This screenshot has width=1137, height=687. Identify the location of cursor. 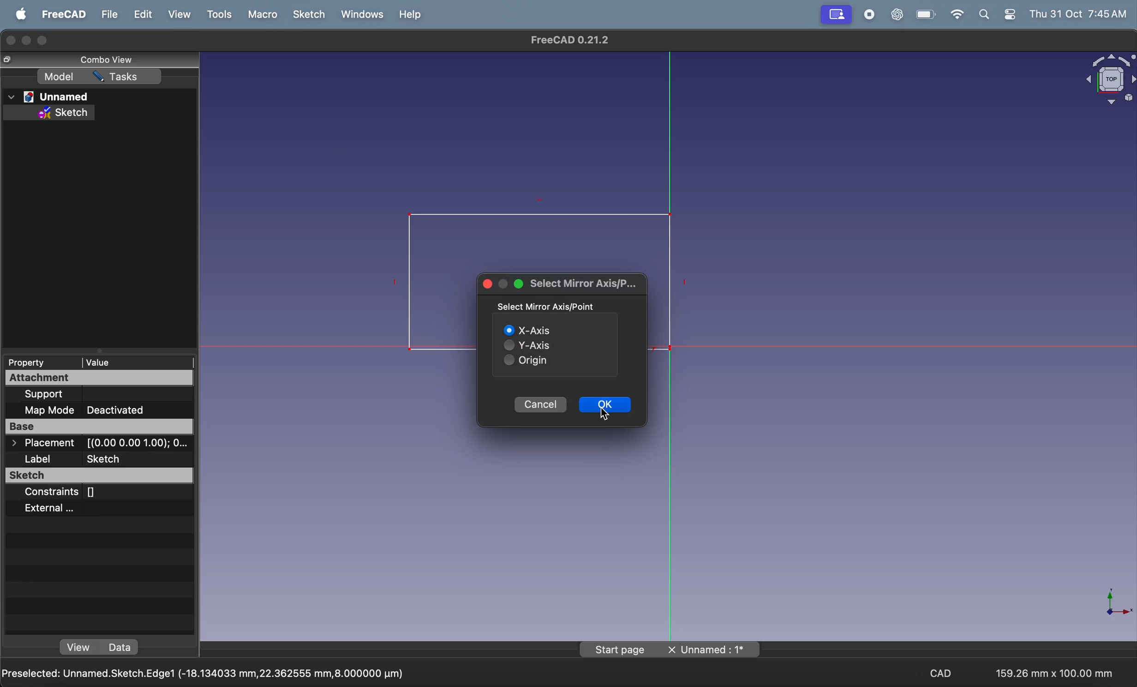
(606, 417).